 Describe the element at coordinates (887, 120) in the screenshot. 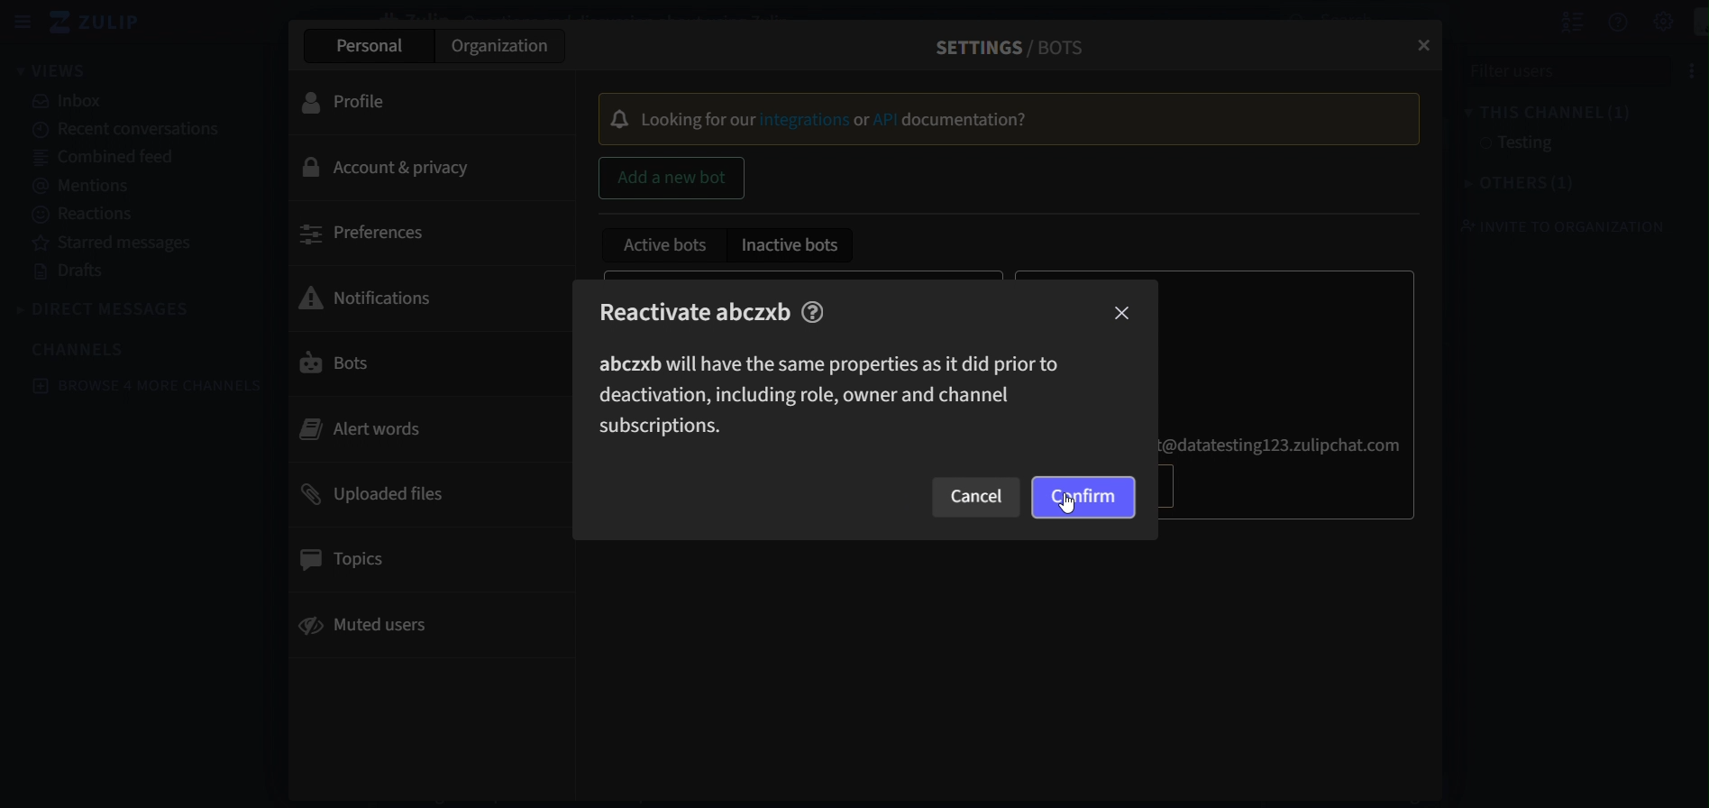

I see `API` at that location.